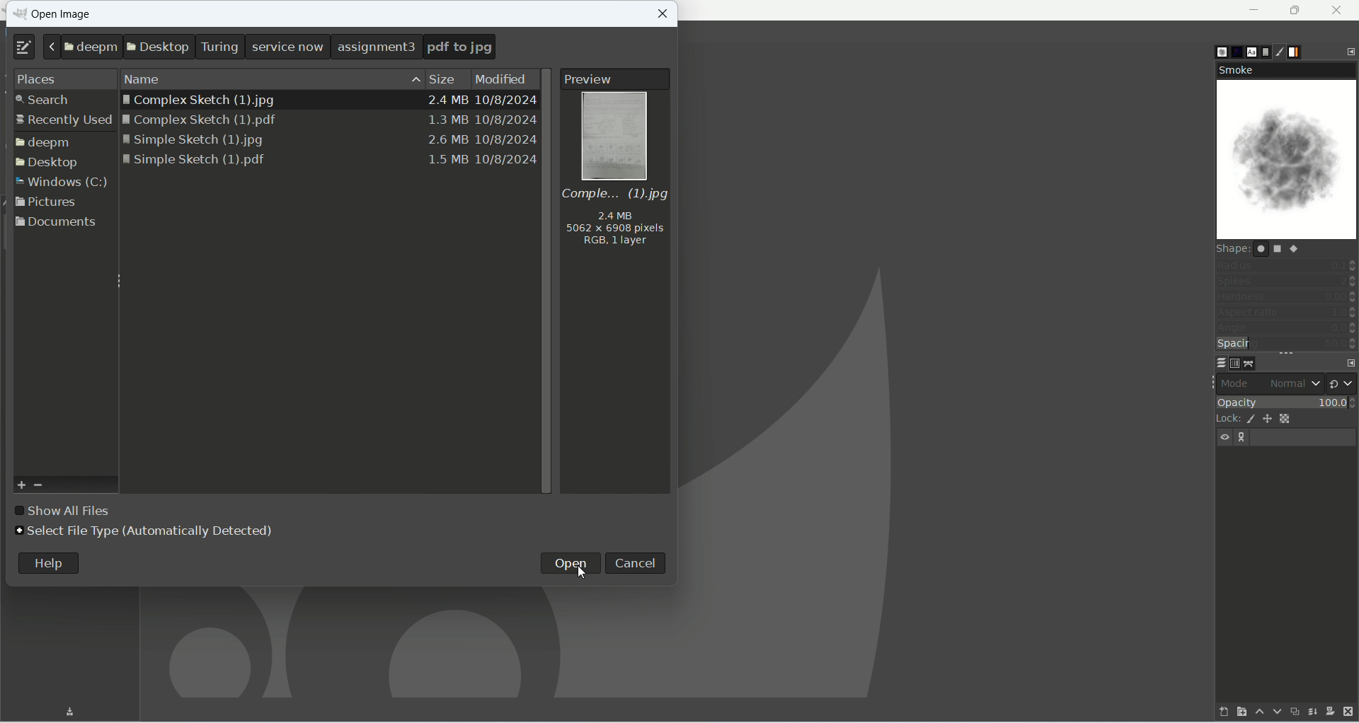  I want to click on remove, so click(41, 486).